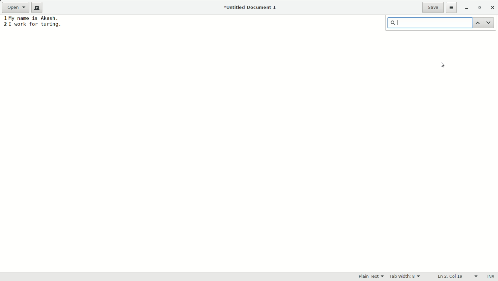 This screenshot has width=498, height=281. Describe the element at coordinates (489, 22) in the screenshot. I see `next ` at that location.